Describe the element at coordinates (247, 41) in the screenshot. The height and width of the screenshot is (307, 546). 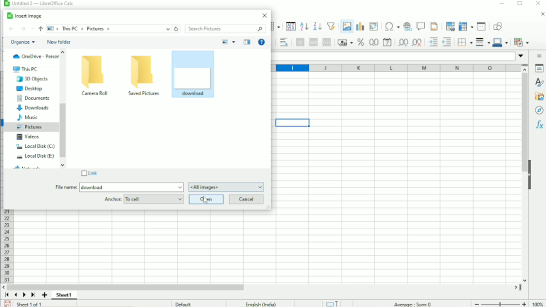
I see `Show the preview pane` at that location.